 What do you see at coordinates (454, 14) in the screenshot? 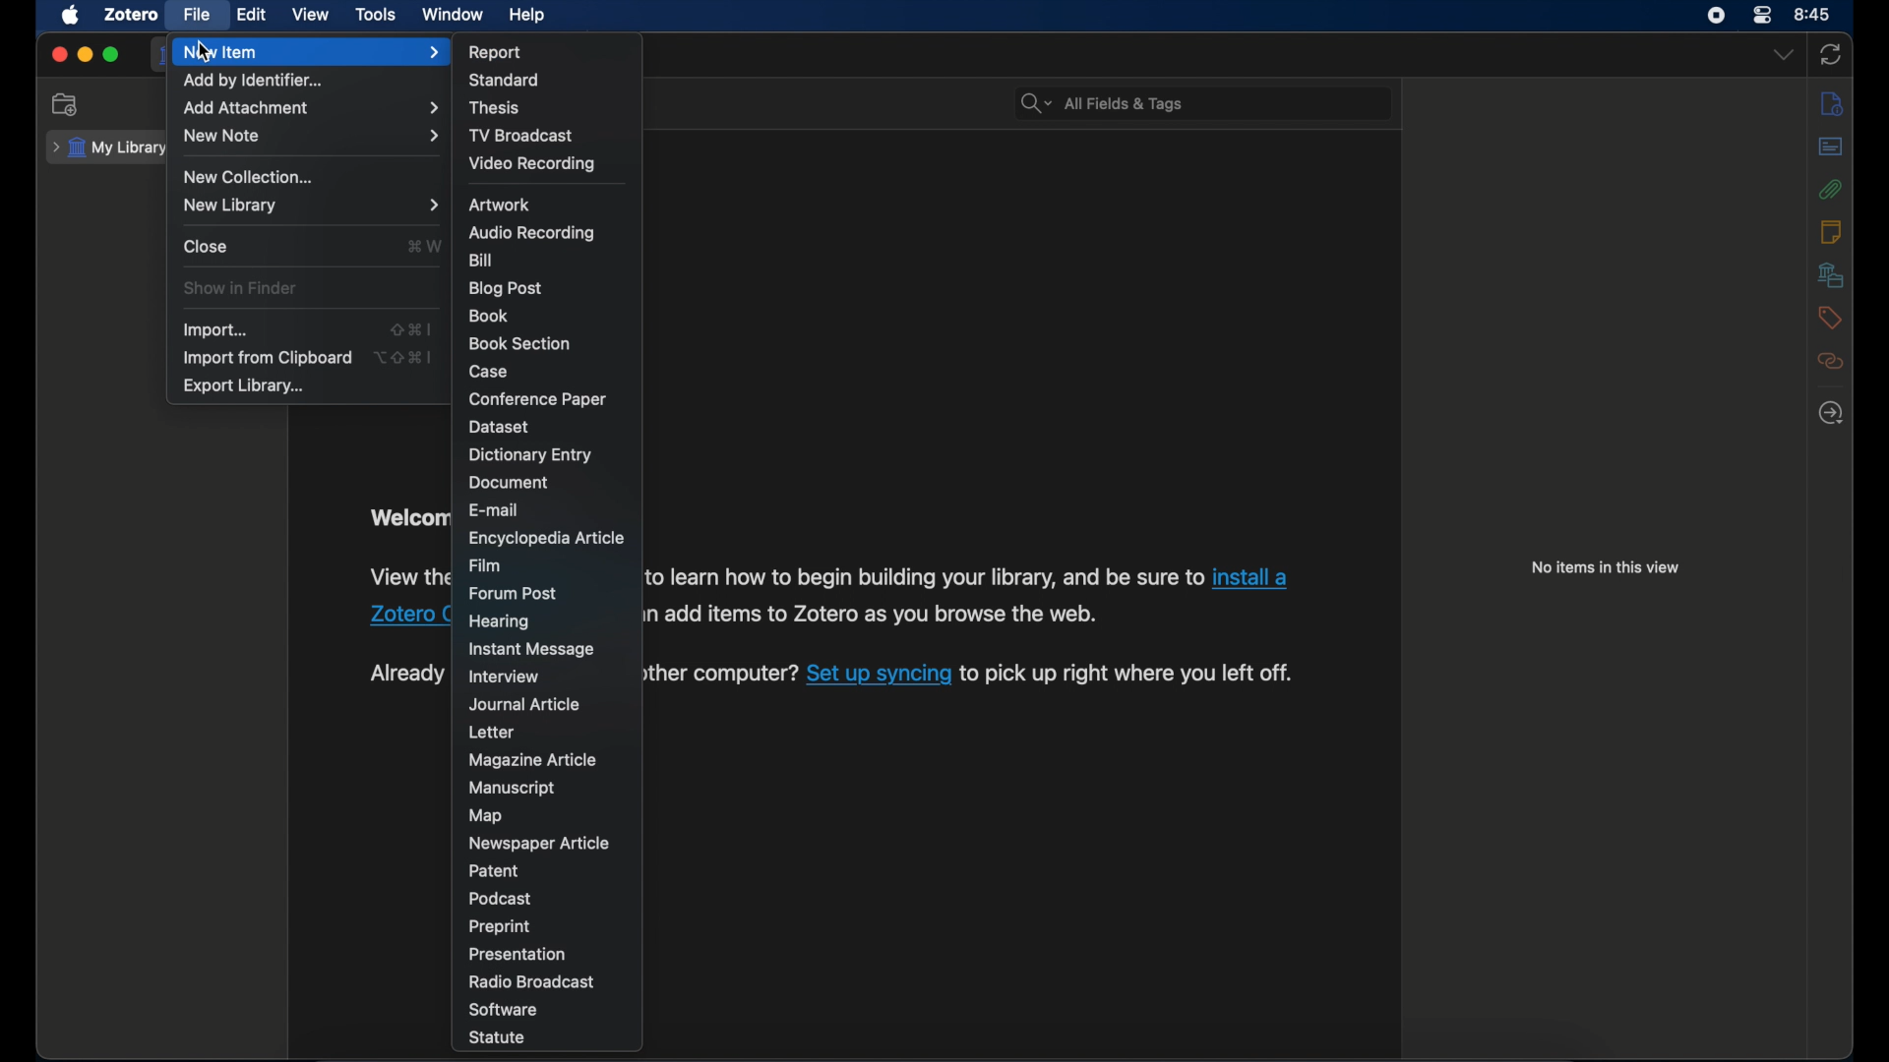
I see `window` at bounding box center [454, 14].